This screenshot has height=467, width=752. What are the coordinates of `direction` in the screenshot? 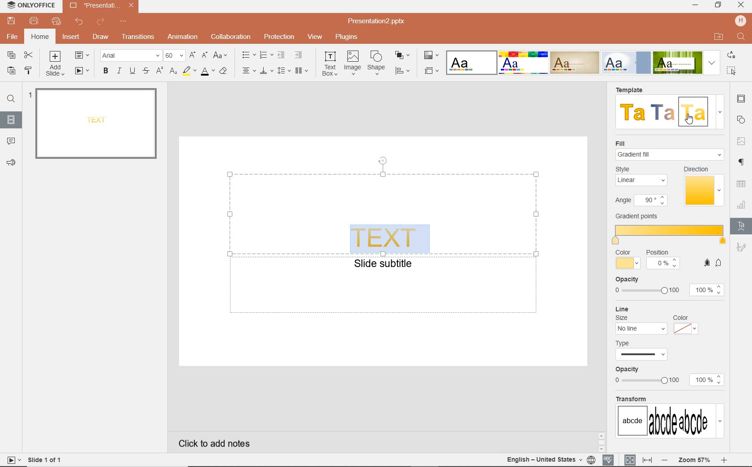 It's located at (704, 187).